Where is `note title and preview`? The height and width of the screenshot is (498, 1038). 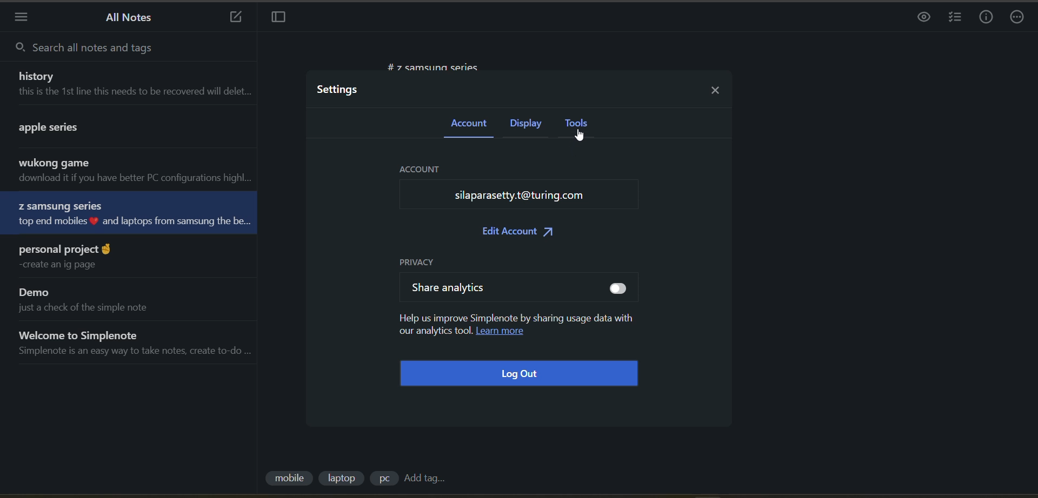
note title and preview is located at coordinates (139, 343).